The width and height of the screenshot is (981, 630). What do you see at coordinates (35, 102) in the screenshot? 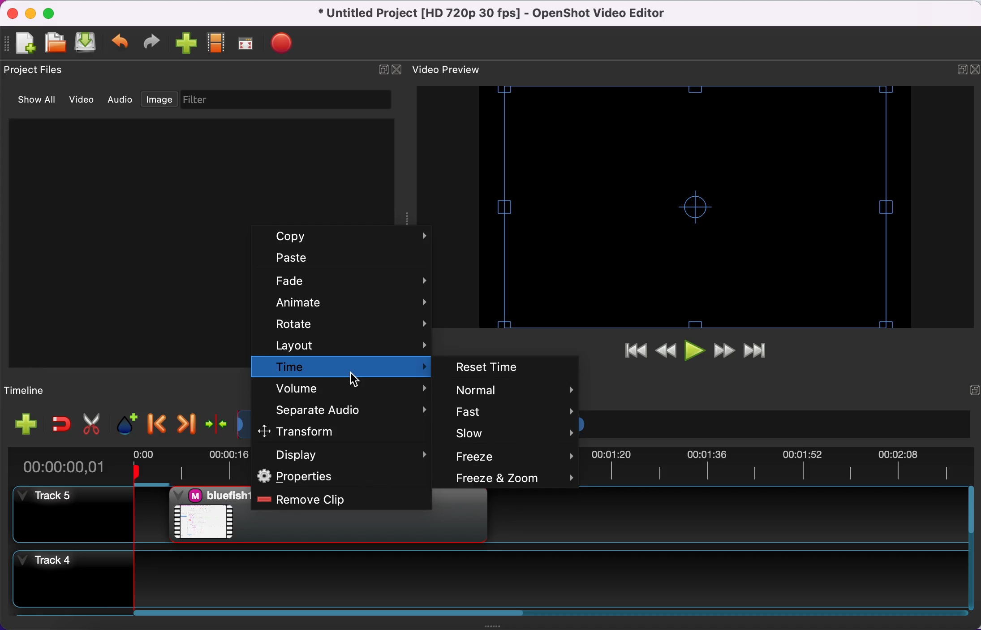
I see `show all` at bounding box center [35, 102].